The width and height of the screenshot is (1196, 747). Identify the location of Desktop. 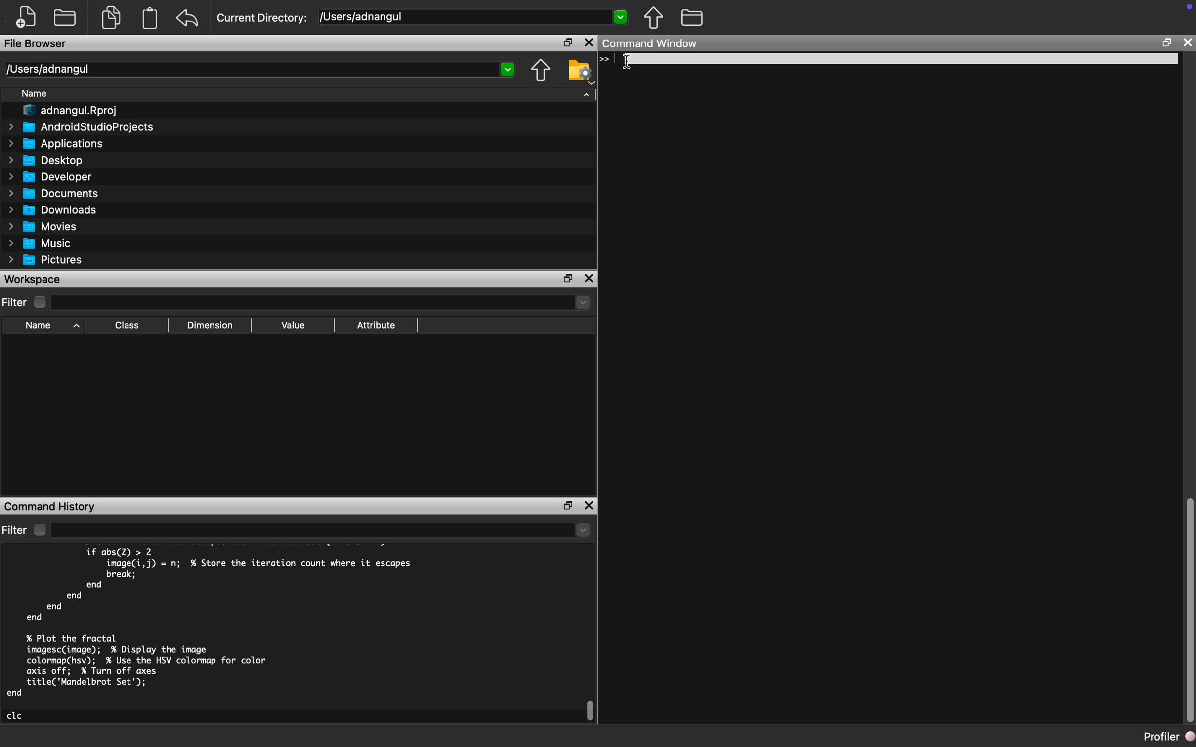
(43, 161).